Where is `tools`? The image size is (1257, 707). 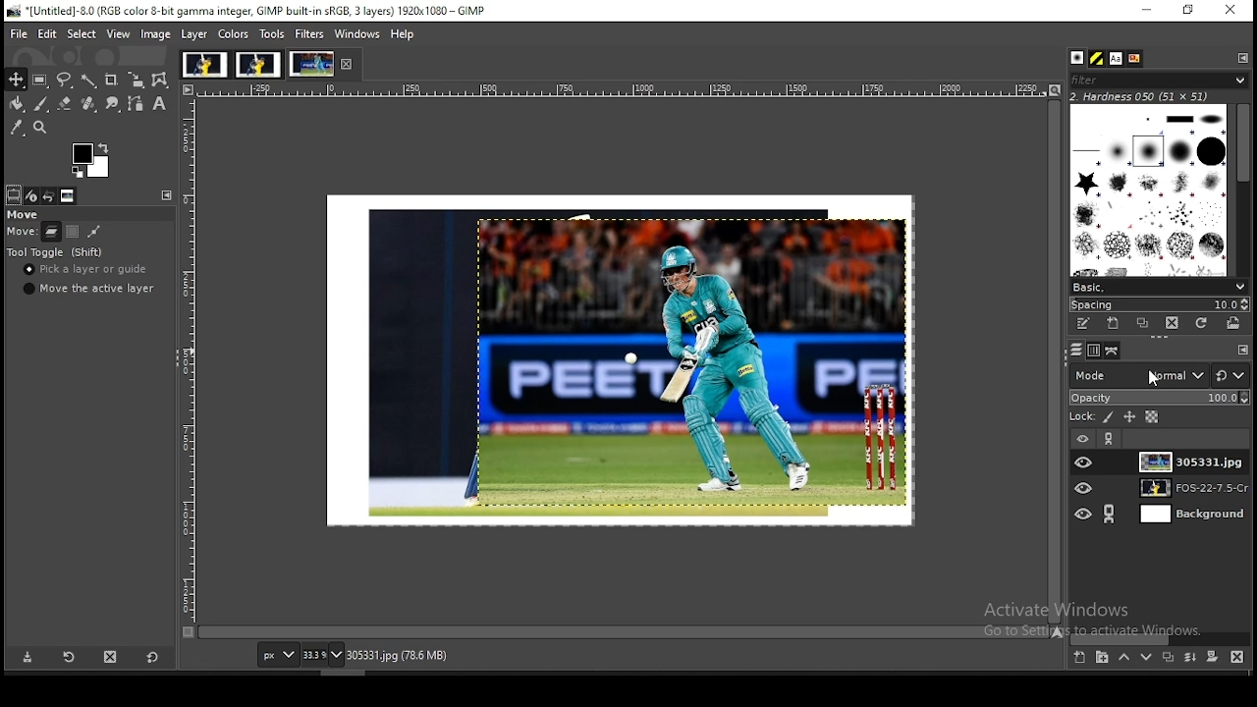 tools is located at coordinates (273, 33).